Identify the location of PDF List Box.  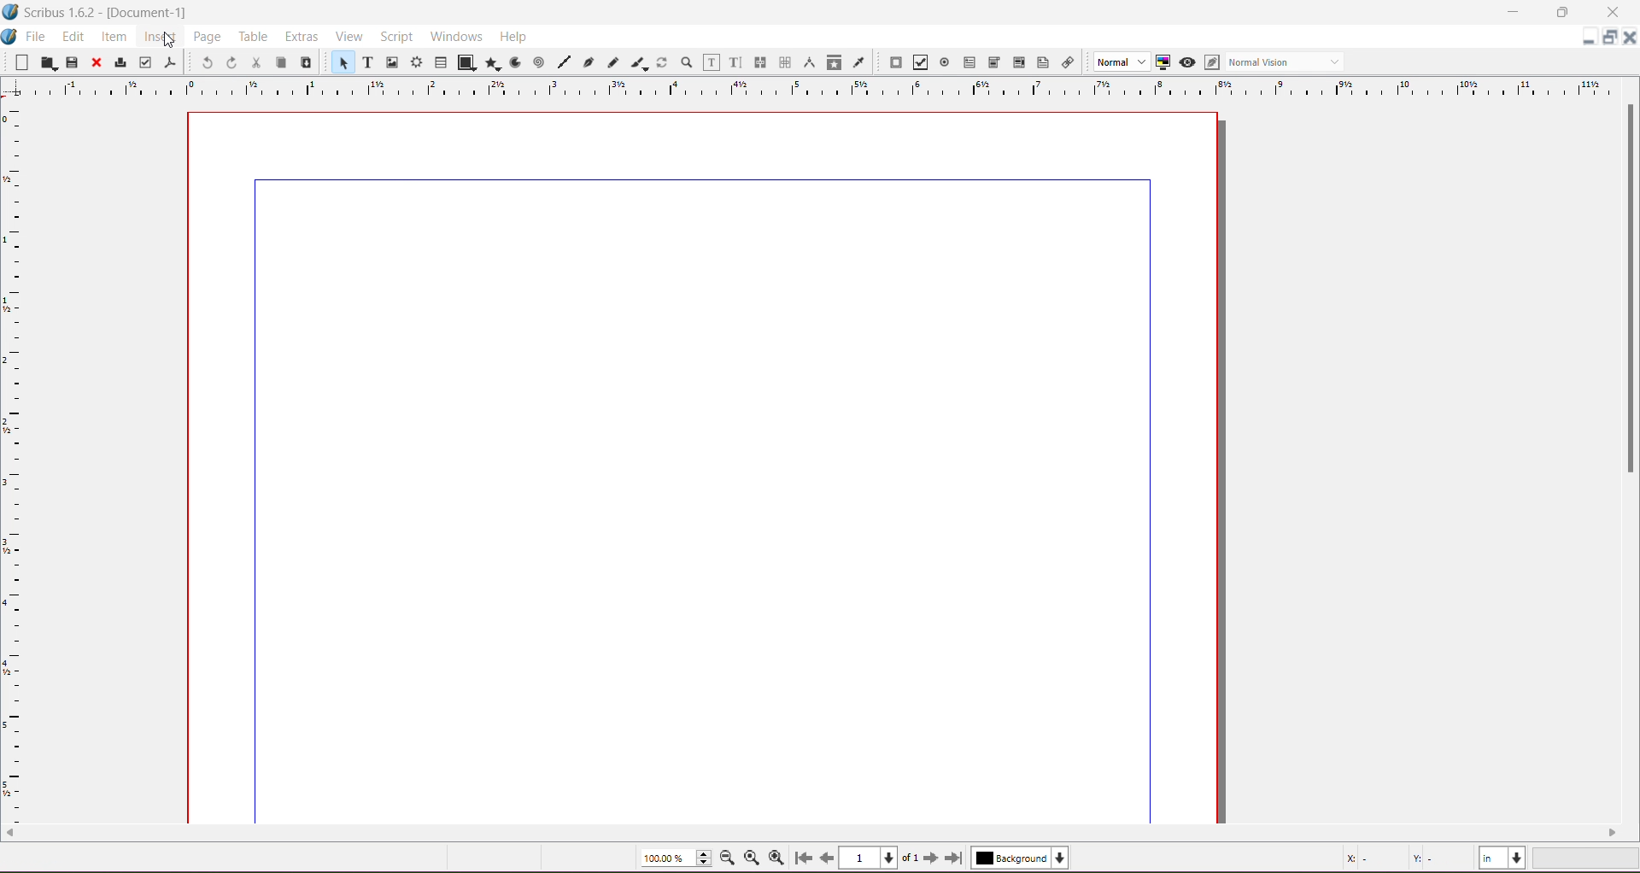
(1018, 62).